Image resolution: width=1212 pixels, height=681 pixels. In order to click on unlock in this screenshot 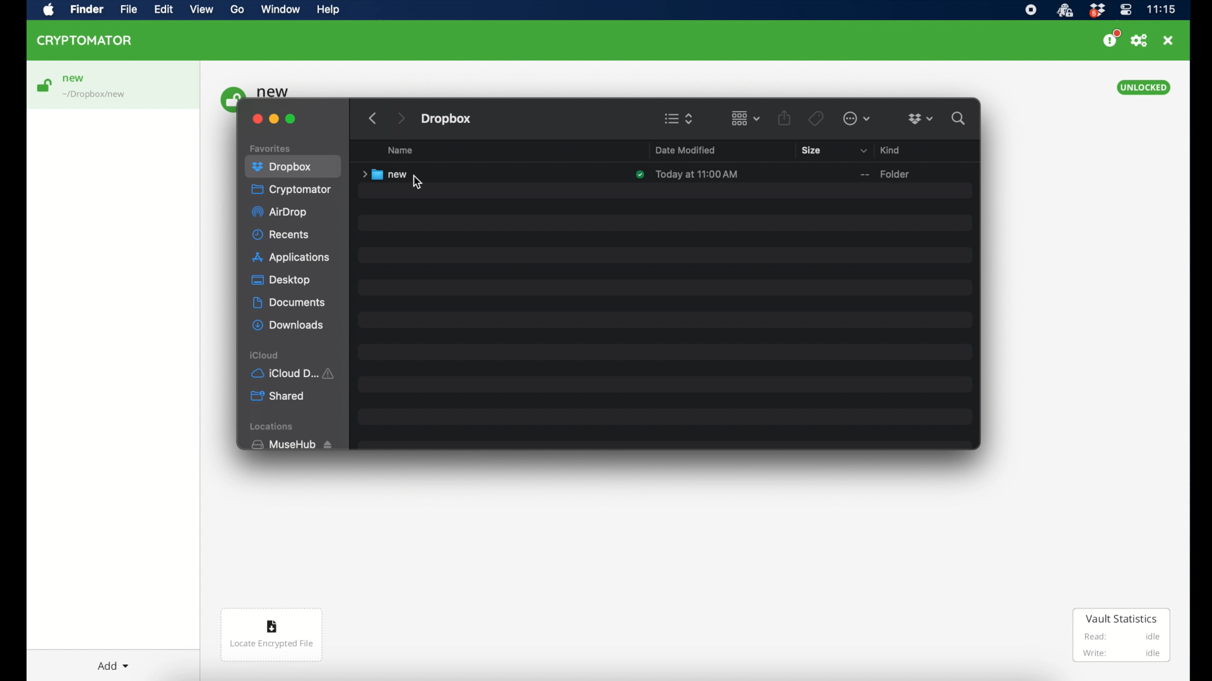, I will do `click(44, 85)`.